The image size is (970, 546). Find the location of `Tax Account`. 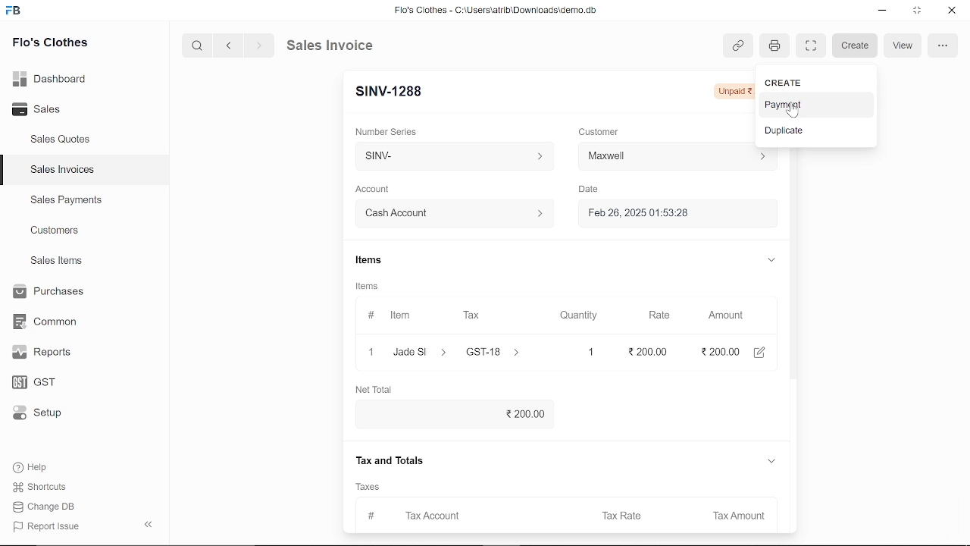

Tax Account is located at coordinates (455, 514).